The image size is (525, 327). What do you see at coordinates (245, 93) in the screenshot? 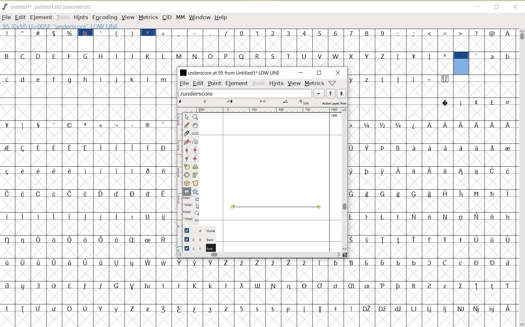
I see `load word list` at bounding box center [245, 93].